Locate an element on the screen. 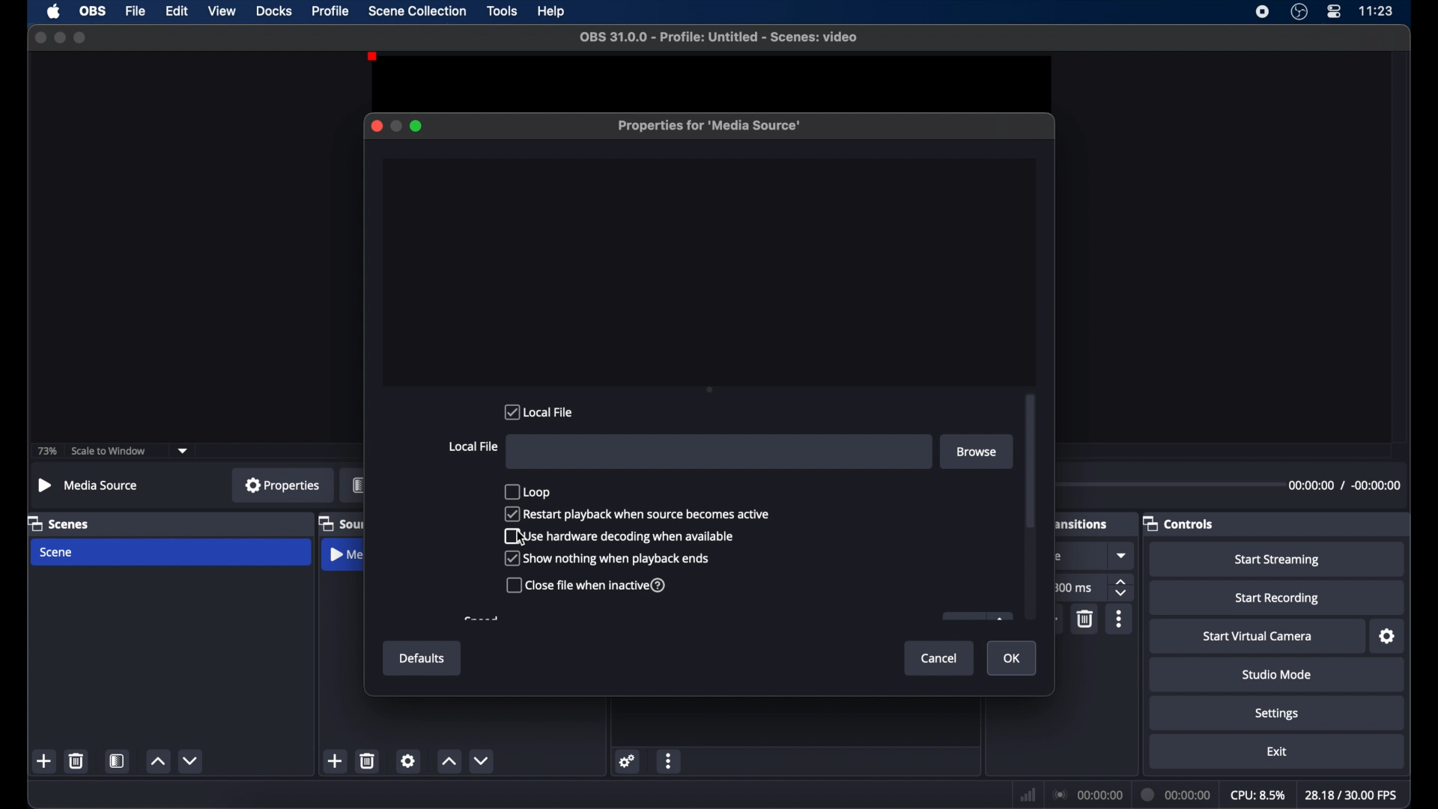 Image resolution: width=1438 pixels, height=809 pixels. more options is located at coordinates (1119, 619).